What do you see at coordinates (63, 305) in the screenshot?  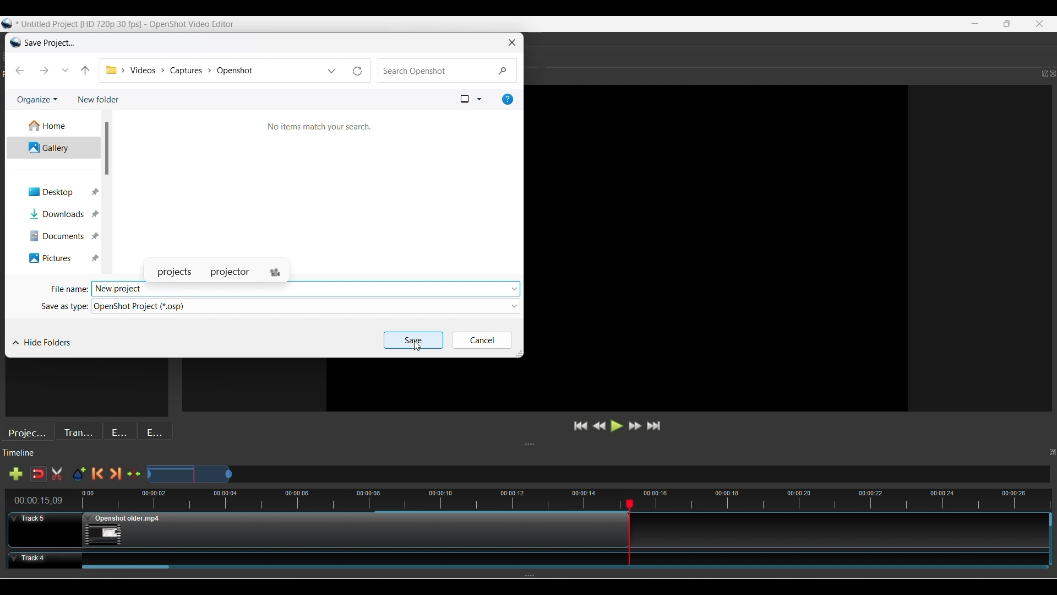 I see `Save as type` at bounding box center [63, 305].